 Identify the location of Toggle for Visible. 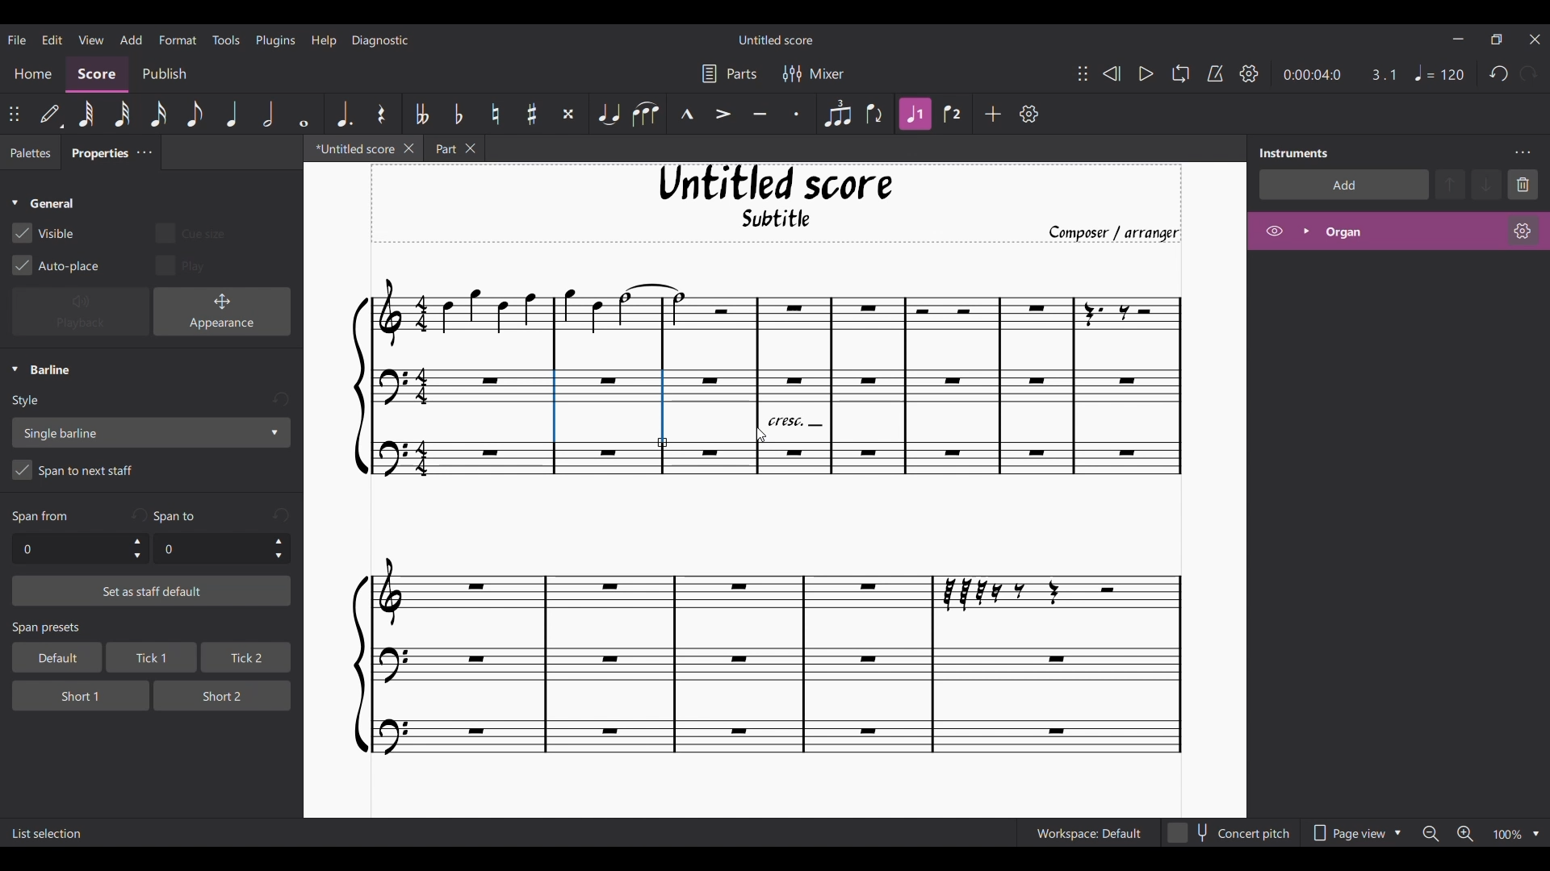
(44, 233).